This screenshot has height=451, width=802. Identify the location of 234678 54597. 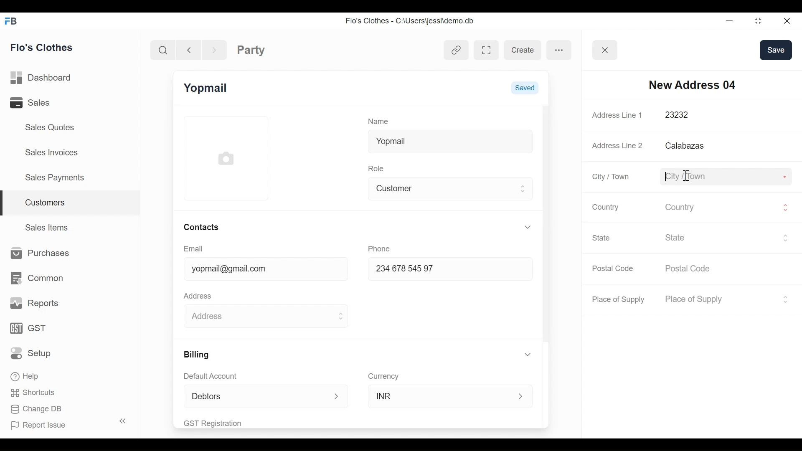
(442, 270).